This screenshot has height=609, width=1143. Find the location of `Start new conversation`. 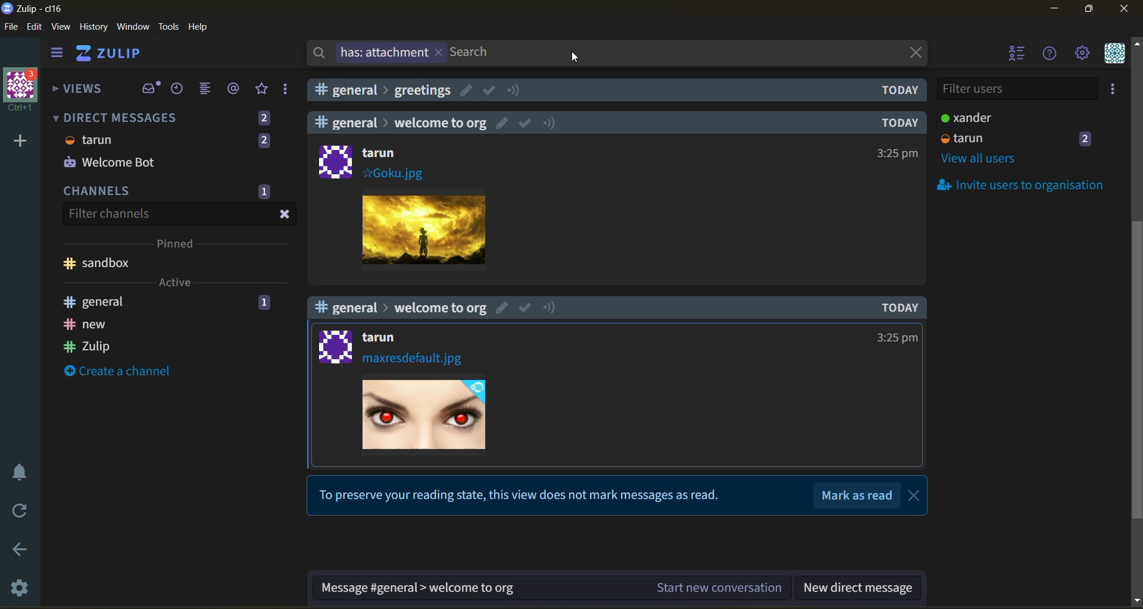

Start new conversation is located at coordinates (720, 586).